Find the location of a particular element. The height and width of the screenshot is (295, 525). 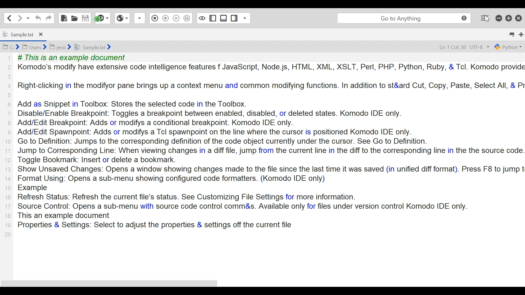

New Tab is located at coordinates (519, 33).